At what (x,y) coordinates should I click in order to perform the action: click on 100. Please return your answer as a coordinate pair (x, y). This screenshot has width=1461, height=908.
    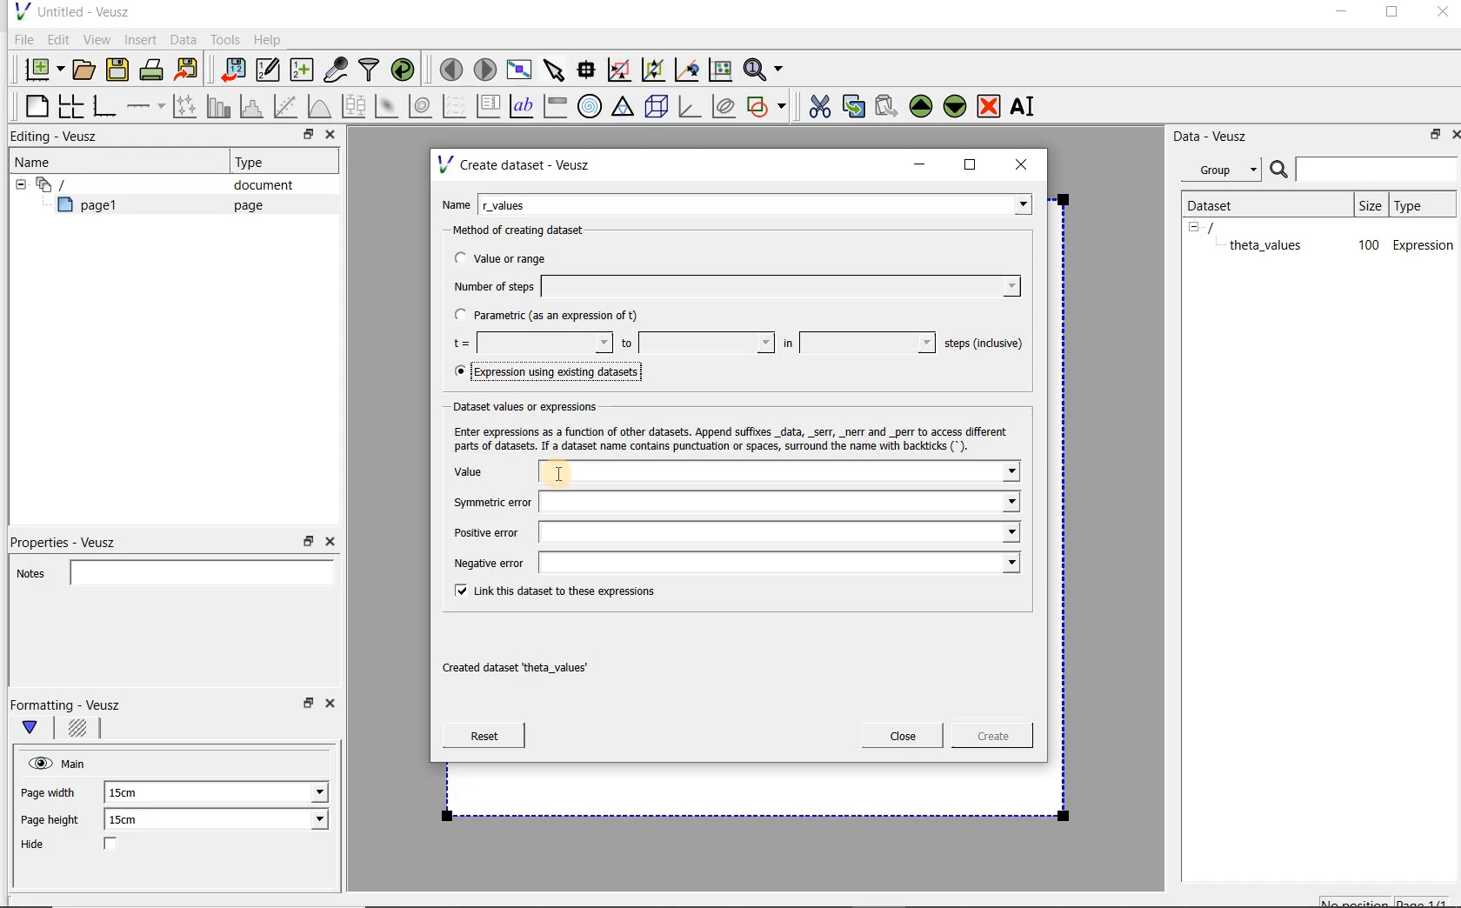
    Looking at the image, I should click on (1367, 246).